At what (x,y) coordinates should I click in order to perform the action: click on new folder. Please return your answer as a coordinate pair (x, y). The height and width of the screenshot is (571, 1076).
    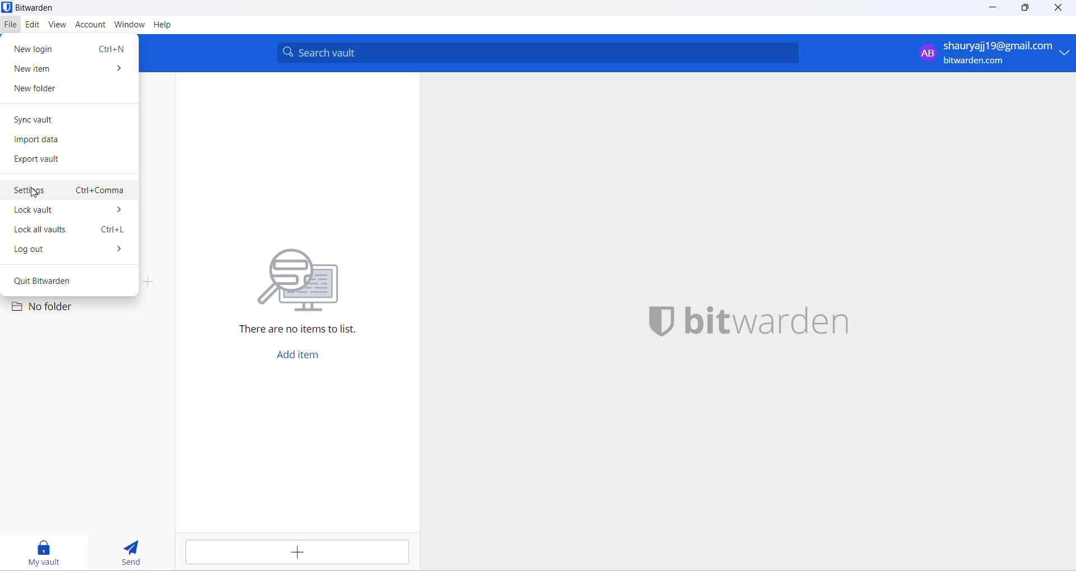
    Looking at the image, I should click on (70, 89).